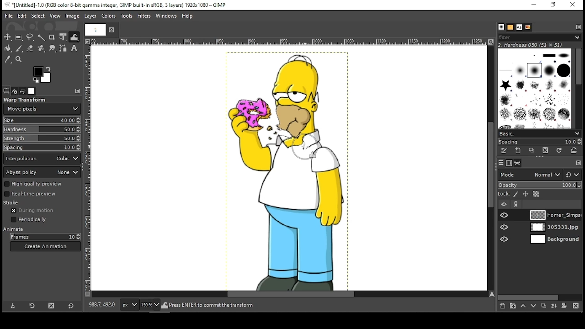 Image resolution: width=585 pixels, height=329 pixels. What do you see at coordinates (130, 305) in the screenshot?
I see `units` at bounding box center [130, 305].